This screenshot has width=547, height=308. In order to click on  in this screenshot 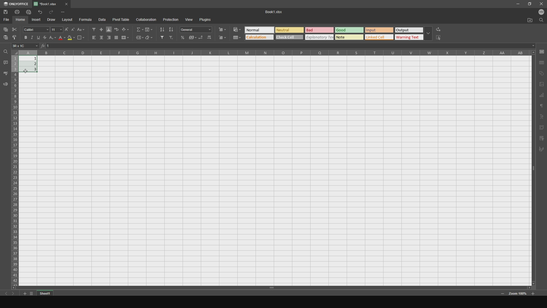, I will do `click(183, 37)`.